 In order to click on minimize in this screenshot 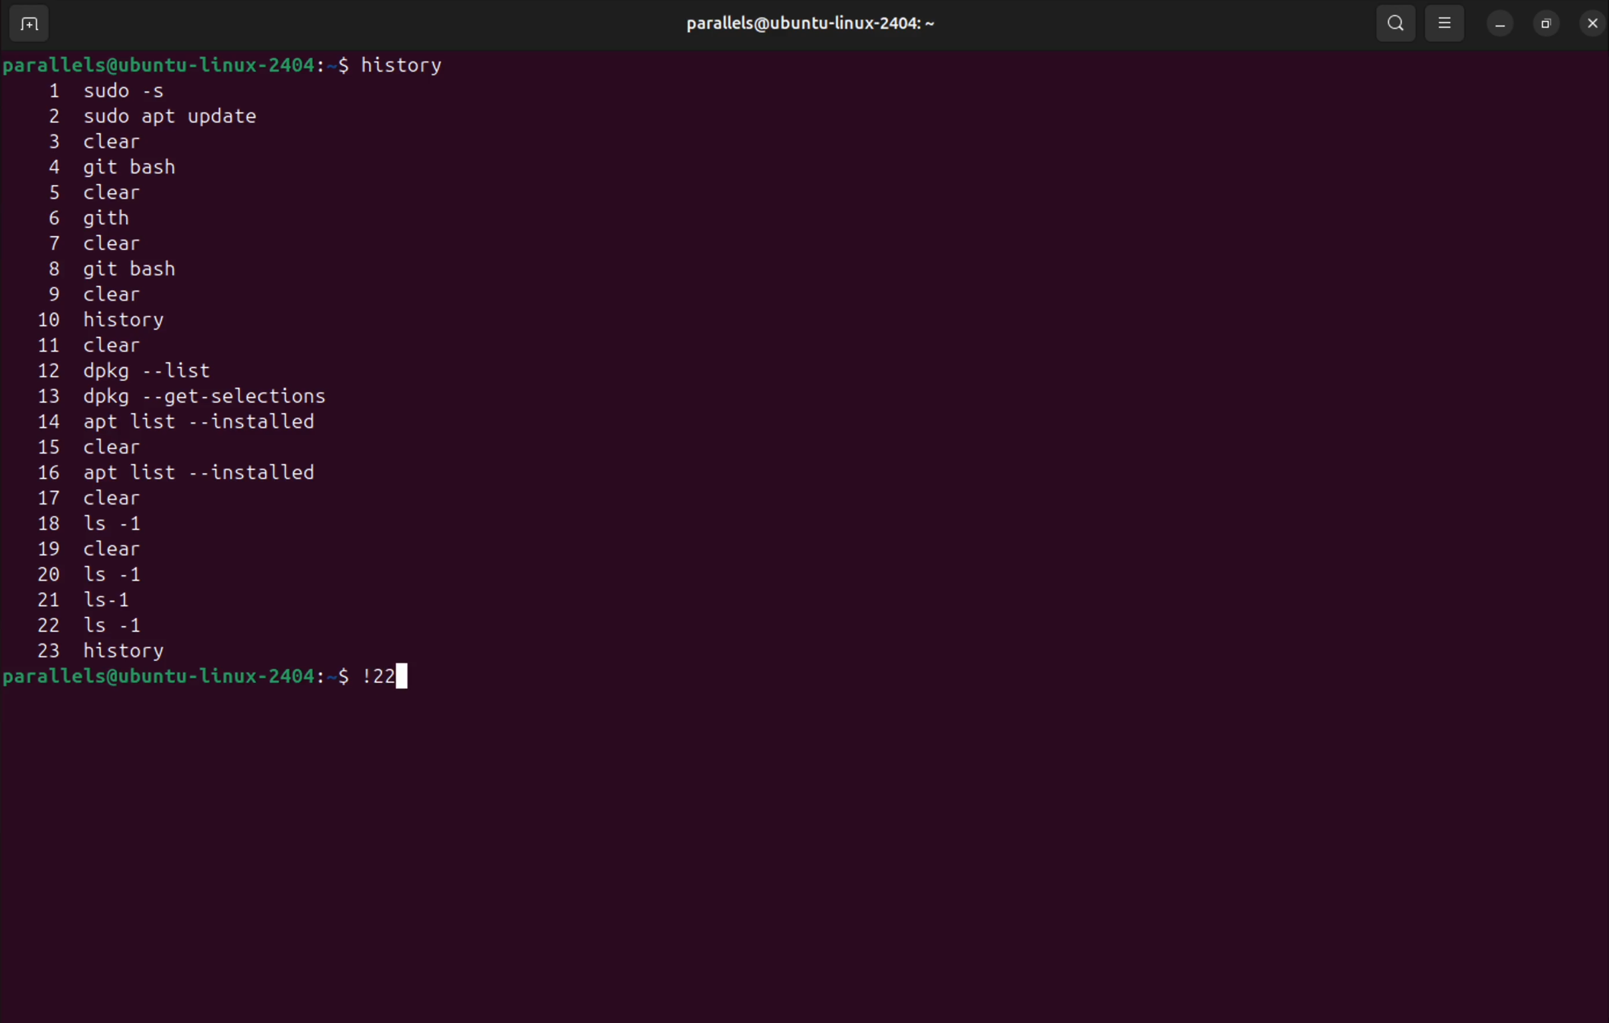, I will do `click(1499, 21)`.